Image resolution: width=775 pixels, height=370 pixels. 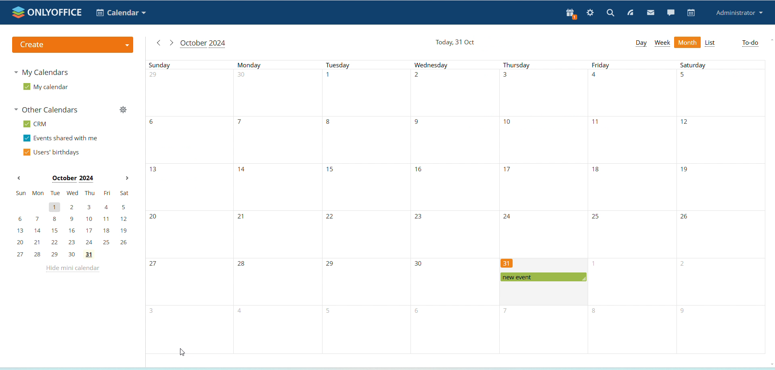 I want to click on mini calendar, so click(x=73, y=224).